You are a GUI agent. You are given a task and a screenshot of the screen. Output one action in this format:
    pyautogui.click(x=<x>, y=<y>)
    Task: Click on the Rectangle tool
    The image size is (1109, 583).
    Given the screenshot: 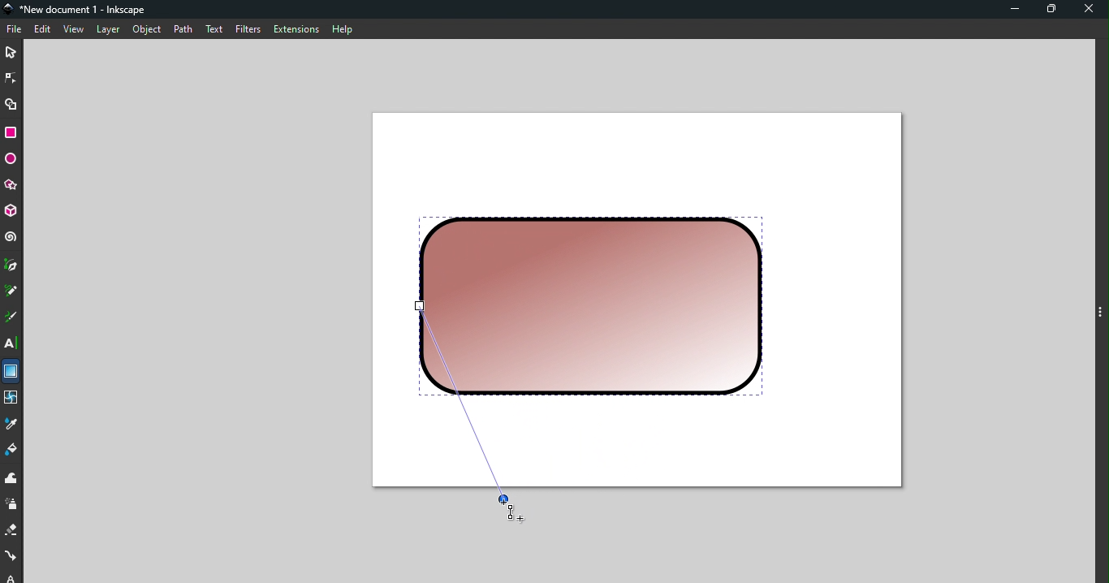 What is the action you would take?
    pyautogui.click(x=14, y=132)
    